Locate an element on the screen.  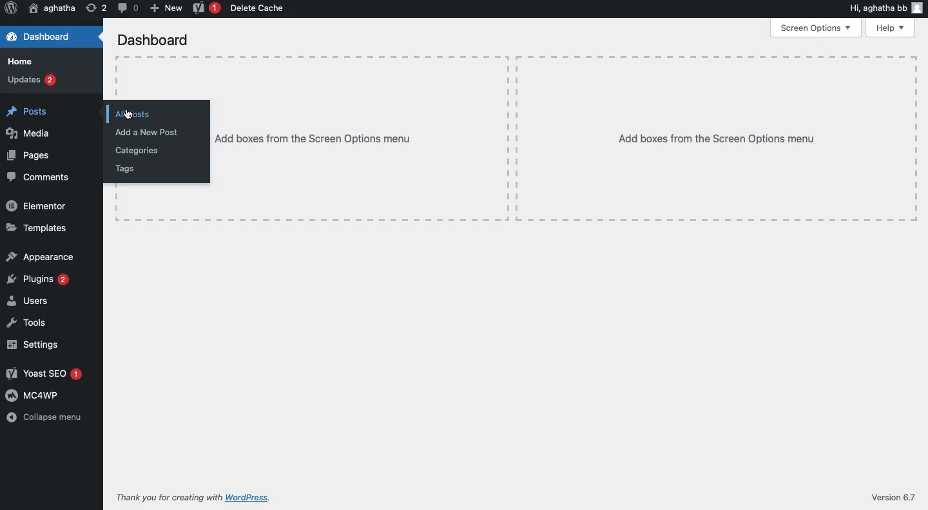
Comments is located at coordinates (40, 176).